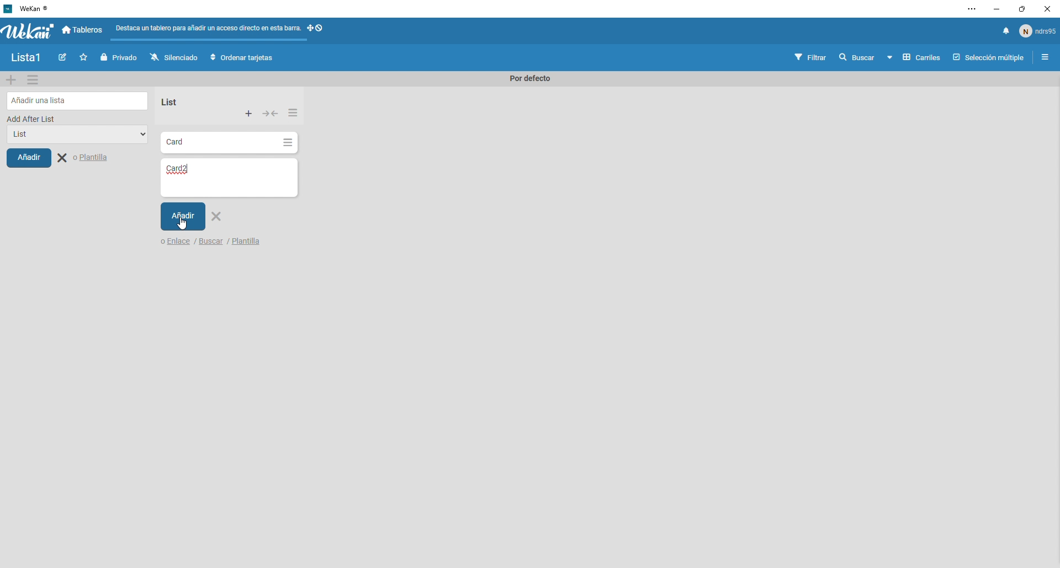  I want to click on User, so click(1038, 30).